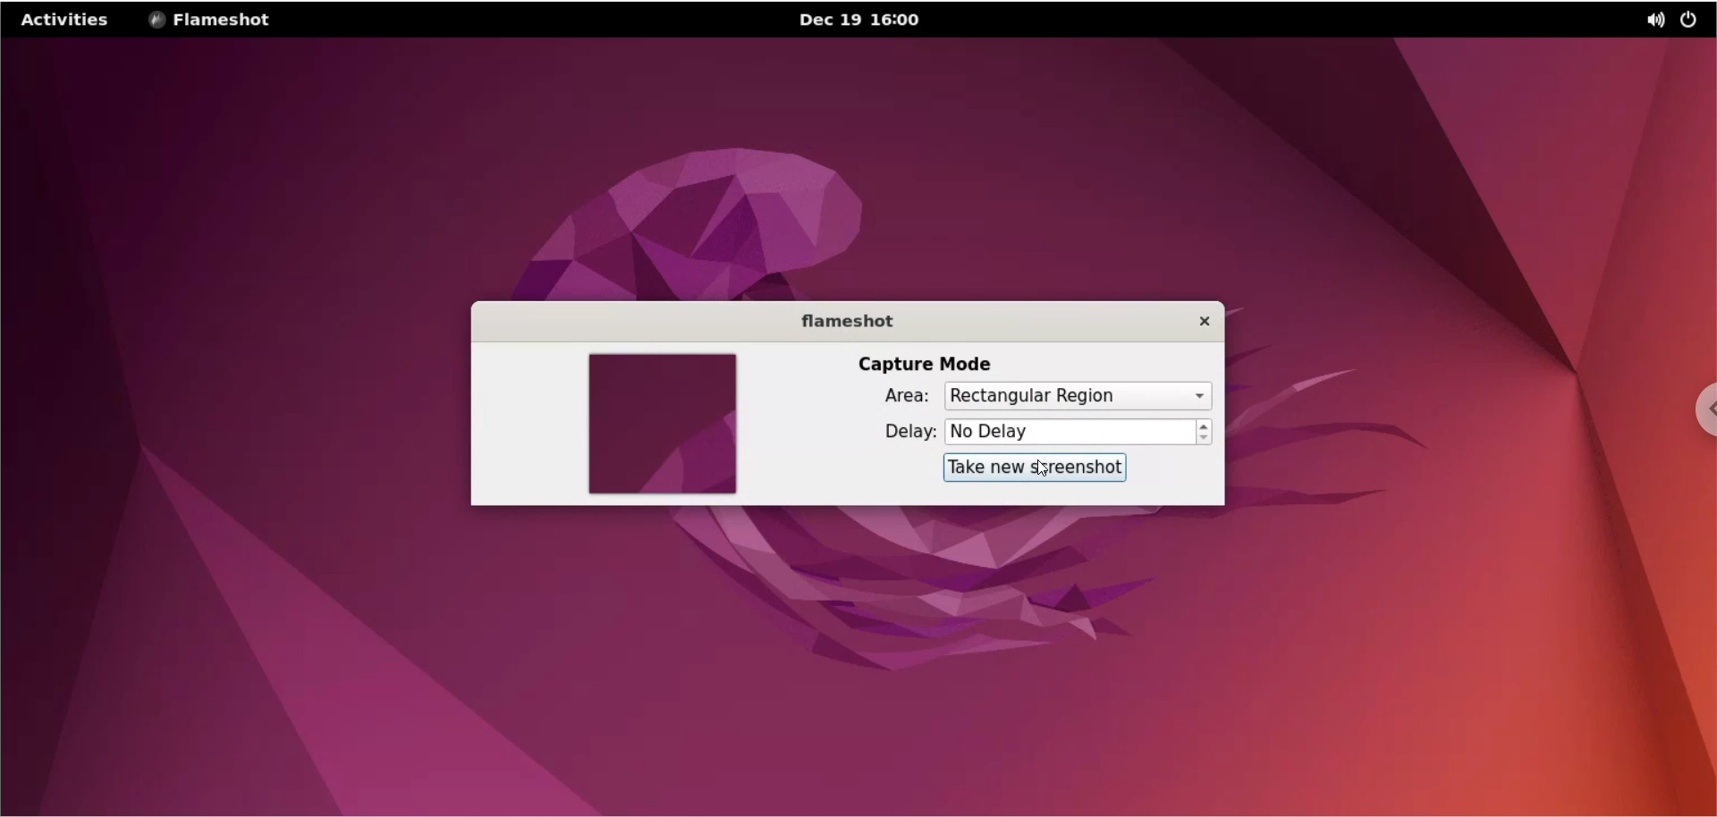  Describe the element at coordinates (1071, 432) in the screenshot. I see `delay options` at that location.